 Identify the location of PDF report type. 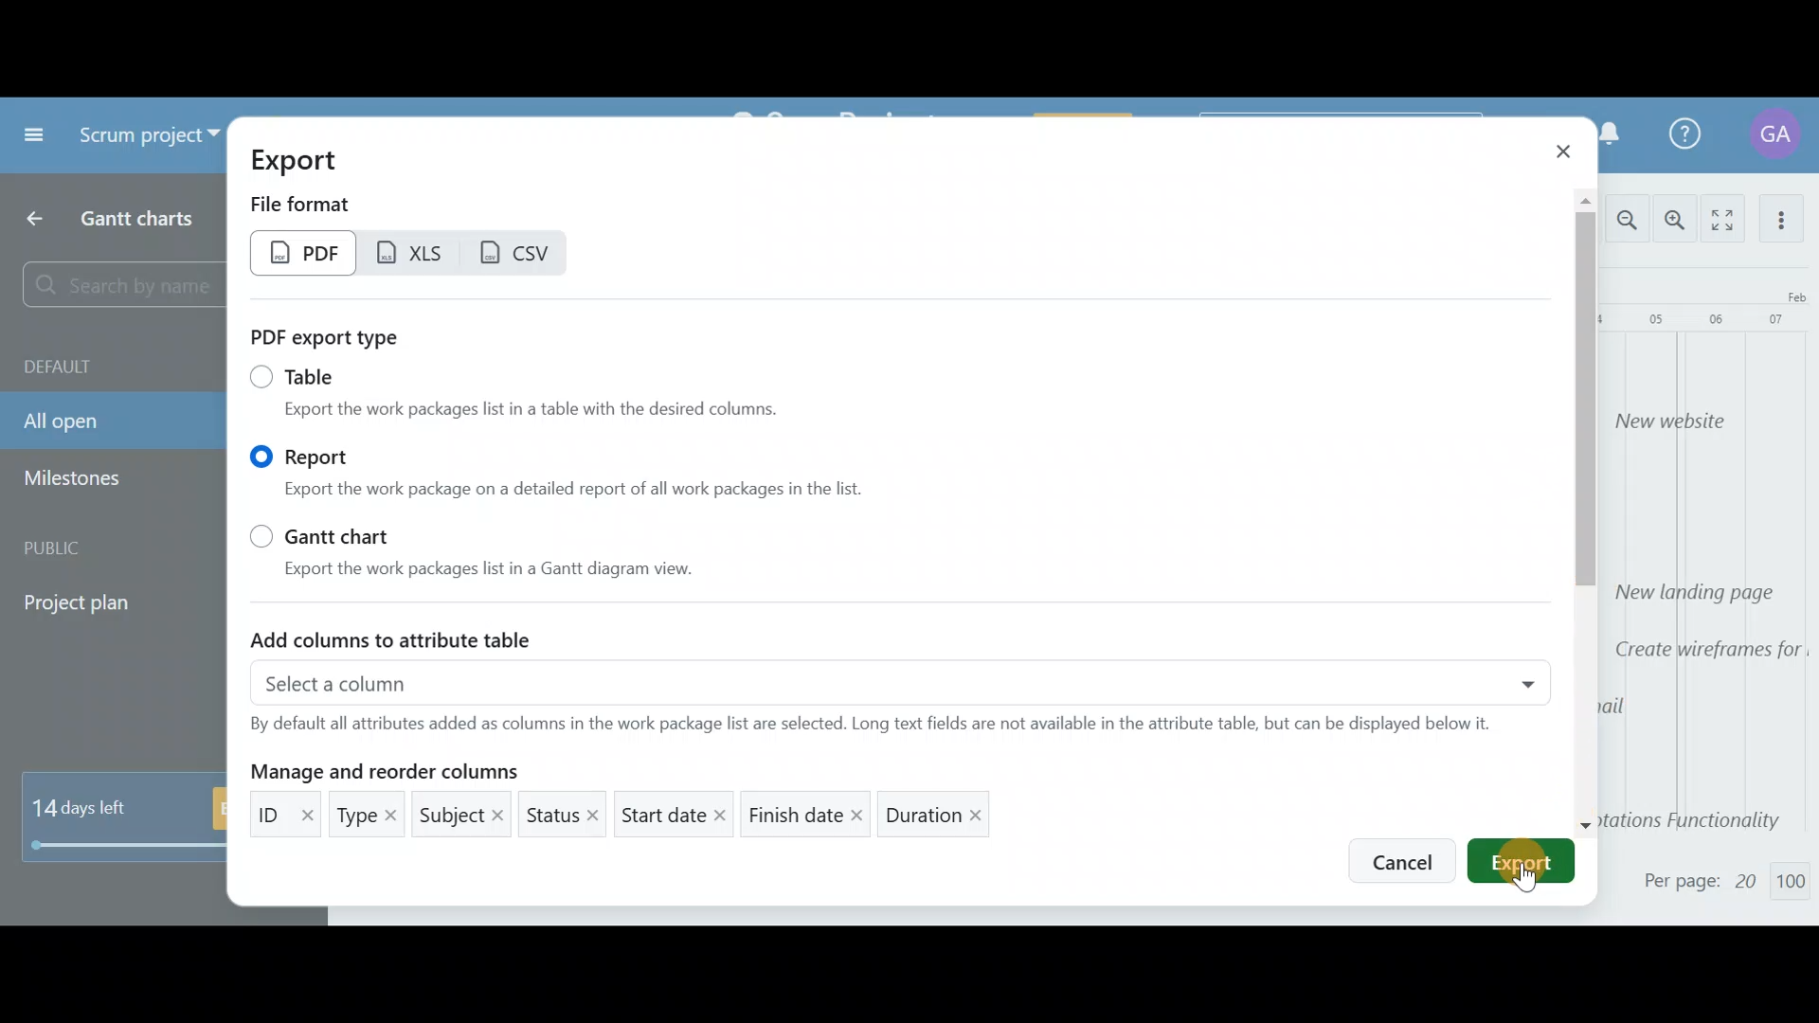
(335, 339).